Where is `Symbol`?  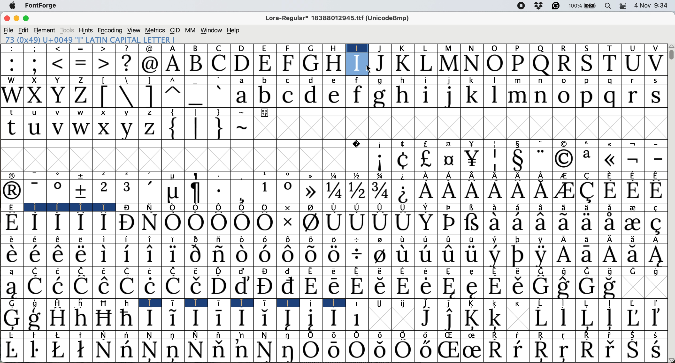
Symbol is located at coordinates (358, 303).